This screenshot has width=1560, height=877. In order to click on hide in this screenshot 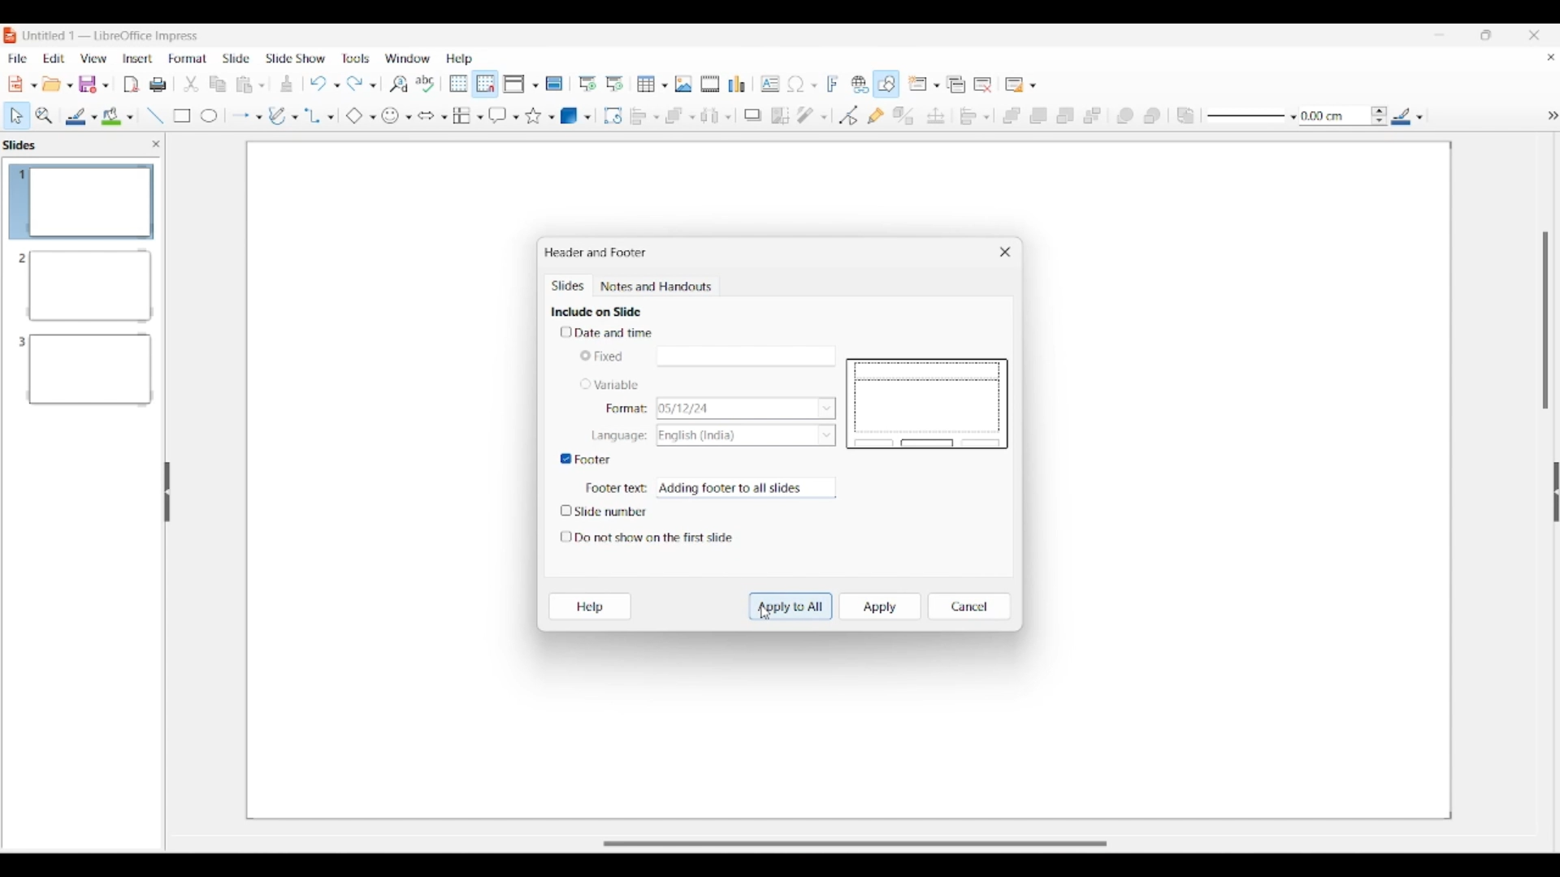, I will do `click(1547, 115)`.